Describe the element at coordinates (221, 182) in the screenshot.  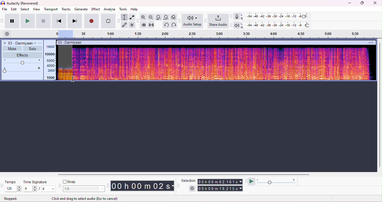
I see `selection time` at that location.